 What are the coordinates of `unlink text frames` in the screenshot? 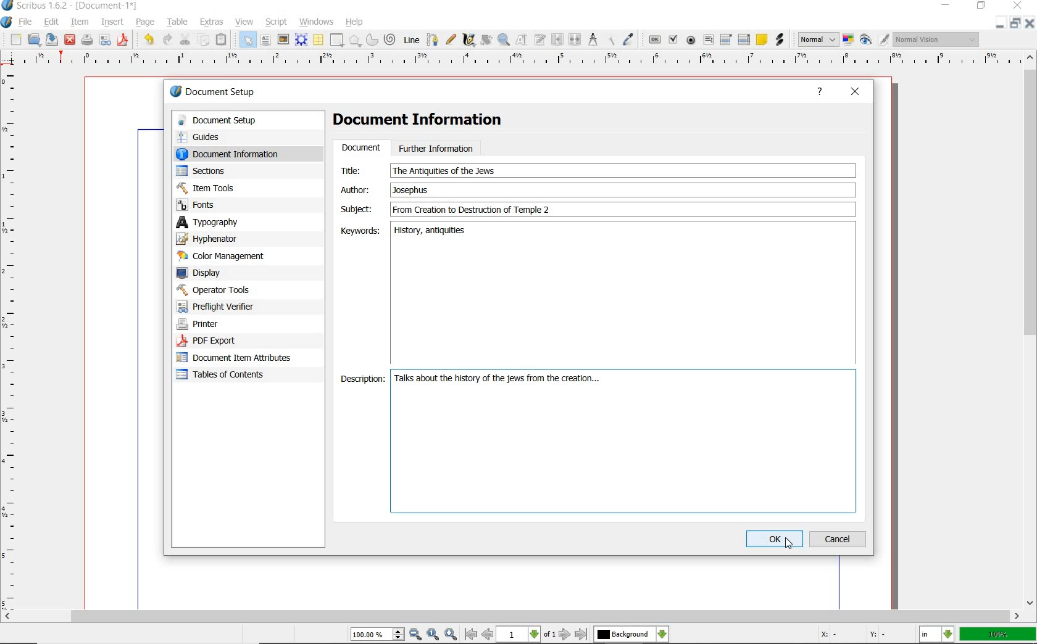 It's located at (575, 39).